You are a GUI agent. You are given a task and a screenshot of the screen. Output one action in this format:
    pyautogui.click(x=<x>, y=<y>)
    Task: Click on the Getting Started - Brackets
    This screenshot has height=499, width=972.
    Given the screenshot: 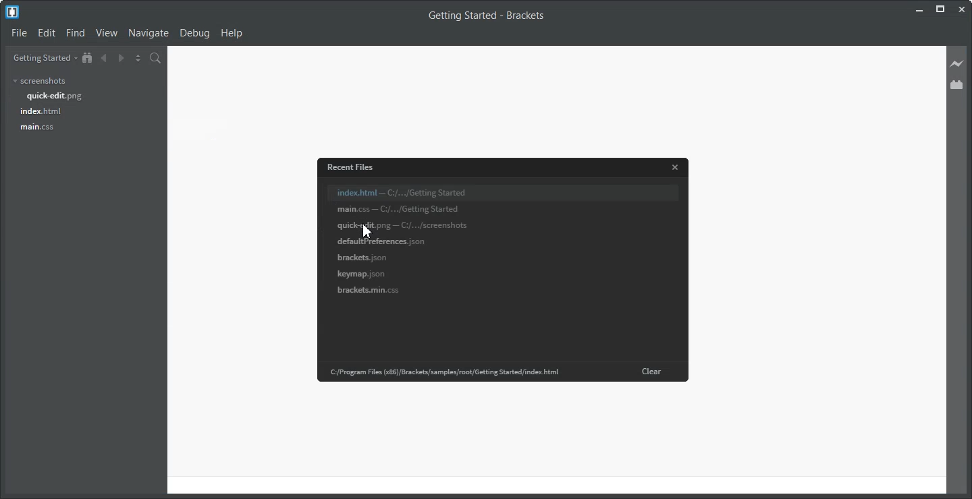 What is the action you would take?
    pyautogui.click(x=487, y=17)
    